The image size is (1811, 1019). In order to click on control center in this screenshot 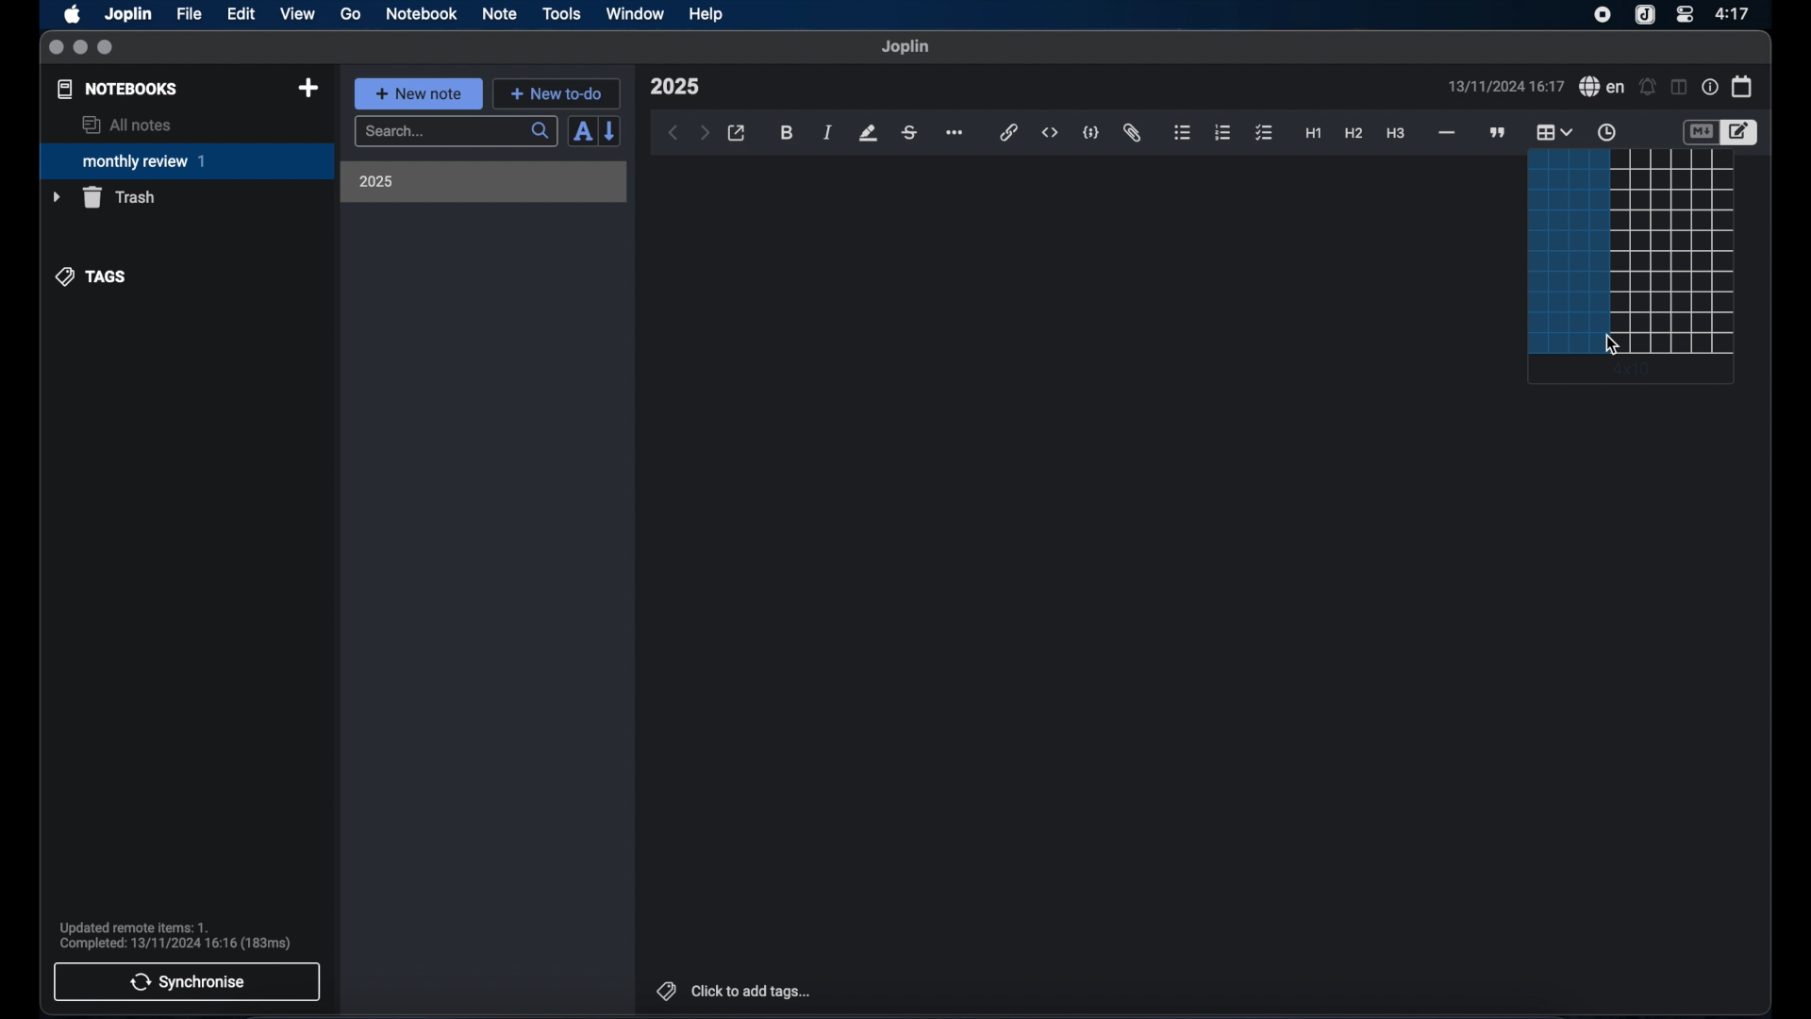, I will do `click(1684, 13)`.